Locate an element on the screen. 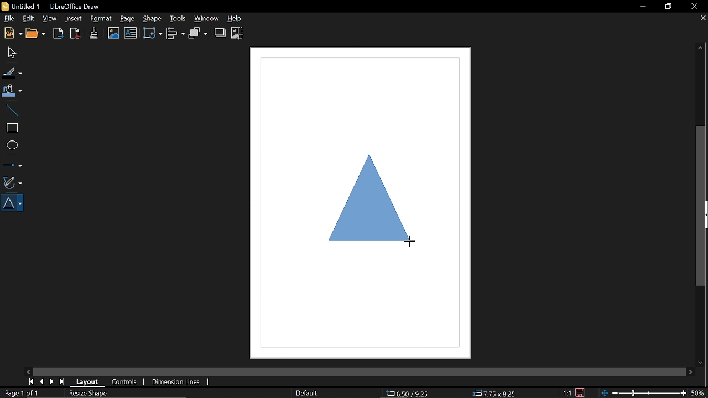  New is located at coordinates (12, 34).